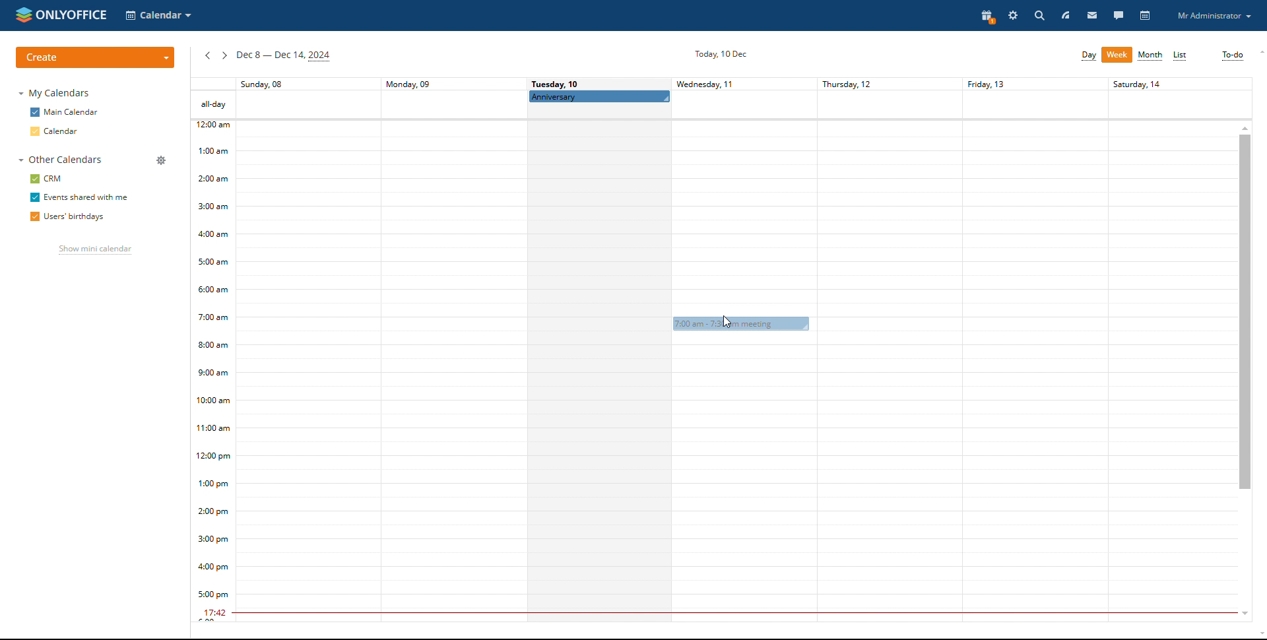 This screenshot has width=1267, height=640. What do you see at coordinates (1117, 55) in the screenshot?
I see `week view` at bounding box center [1117, 55].